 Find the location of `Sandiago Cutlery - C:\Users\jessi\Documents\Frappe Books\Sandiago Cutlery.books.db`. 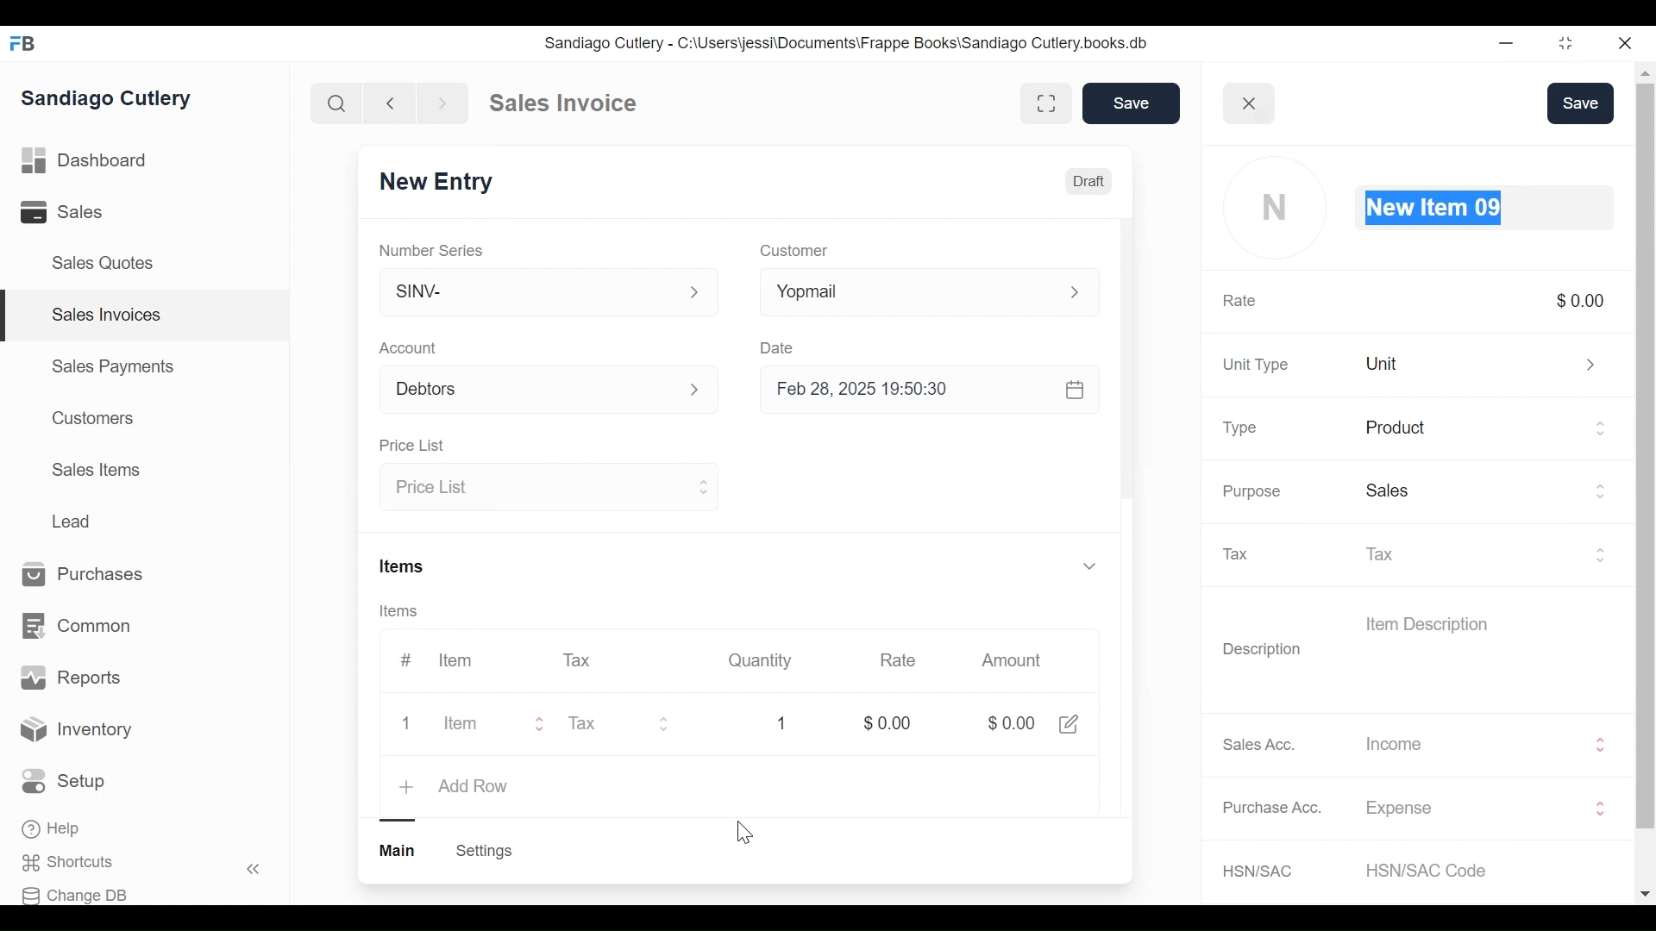

Sandiago Cutlery - C:\Users\jessi\Documents\Frappe Books\Sandiago Cutlery.books.db is located at coordinates (844, 42).